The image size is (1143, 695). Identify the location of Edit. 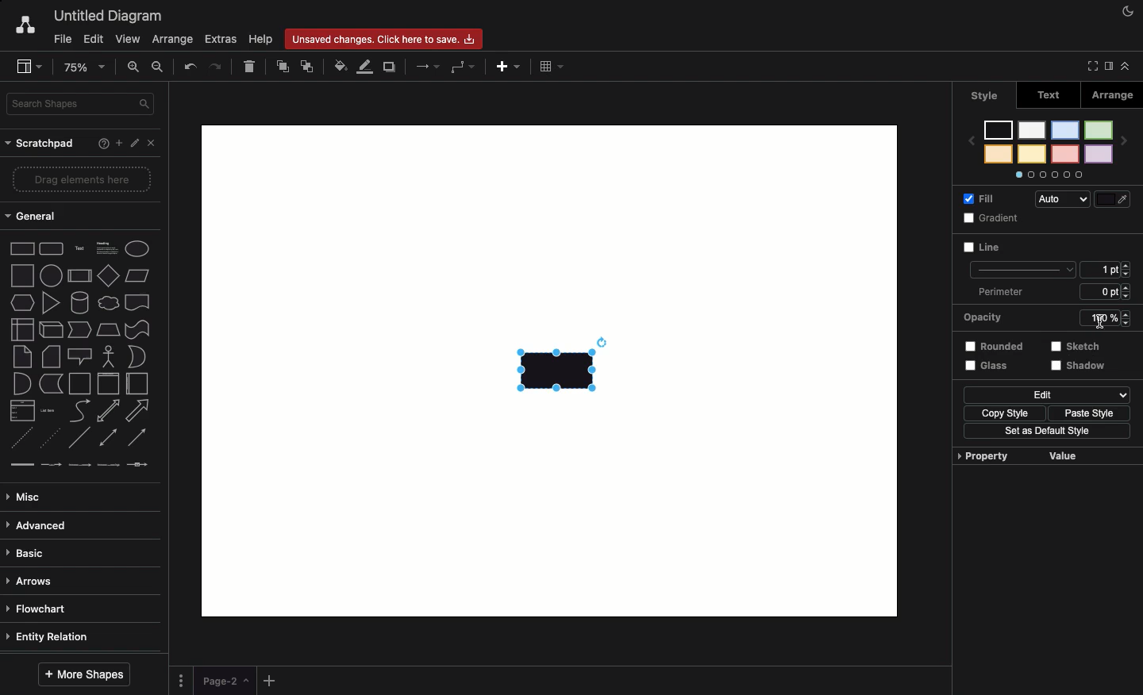
(133, 143).